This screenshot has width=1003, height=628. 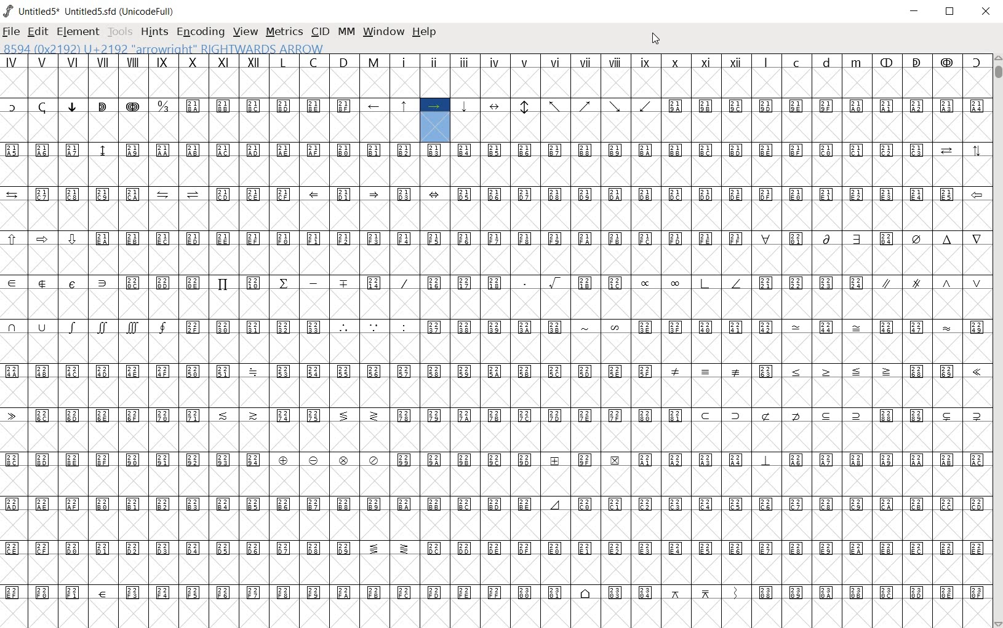 I want to click on ELEMENT, so click(x=78, y=33).